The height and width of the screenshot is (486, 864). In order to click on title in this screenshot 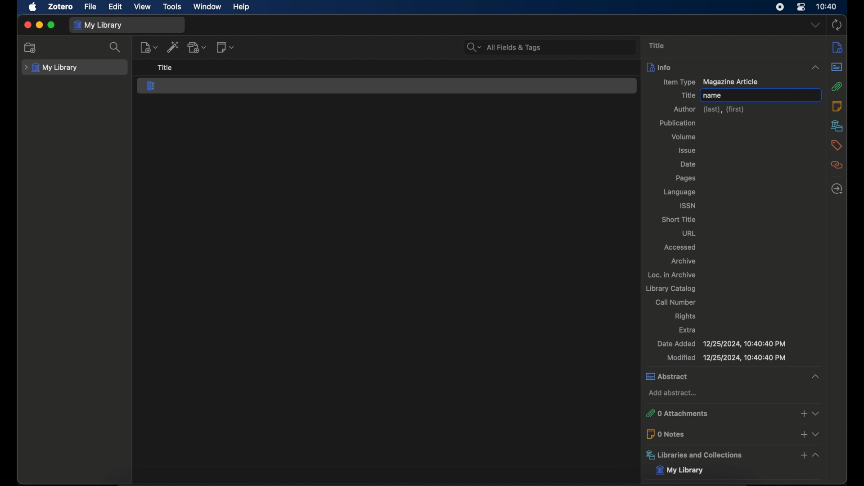, I will do `click(658, 46)`.